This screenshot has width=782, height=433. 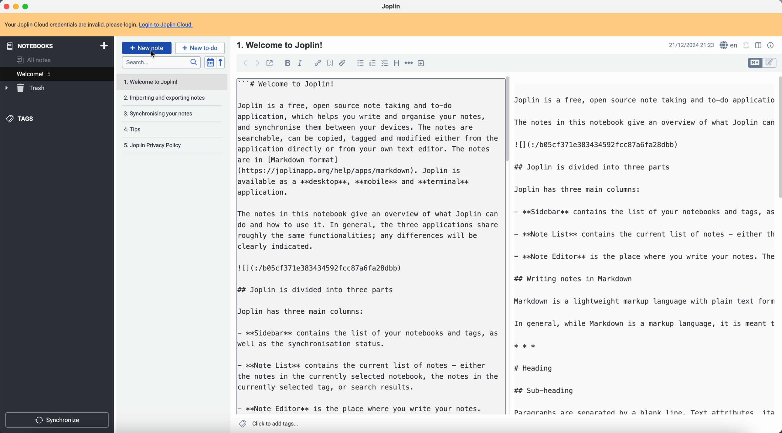 I want to click on tags, so click(x=22, y=119).